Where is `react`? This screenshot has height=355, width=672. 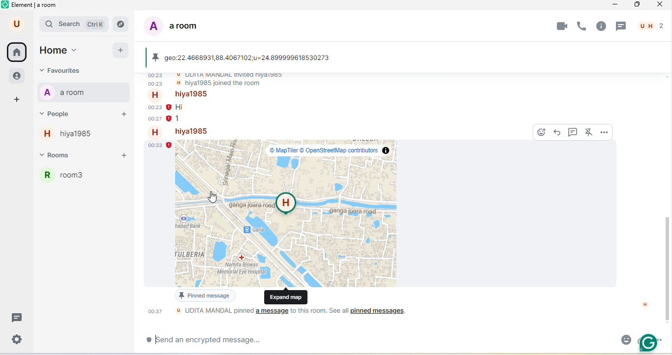 react is located at coordinates (543, 132).